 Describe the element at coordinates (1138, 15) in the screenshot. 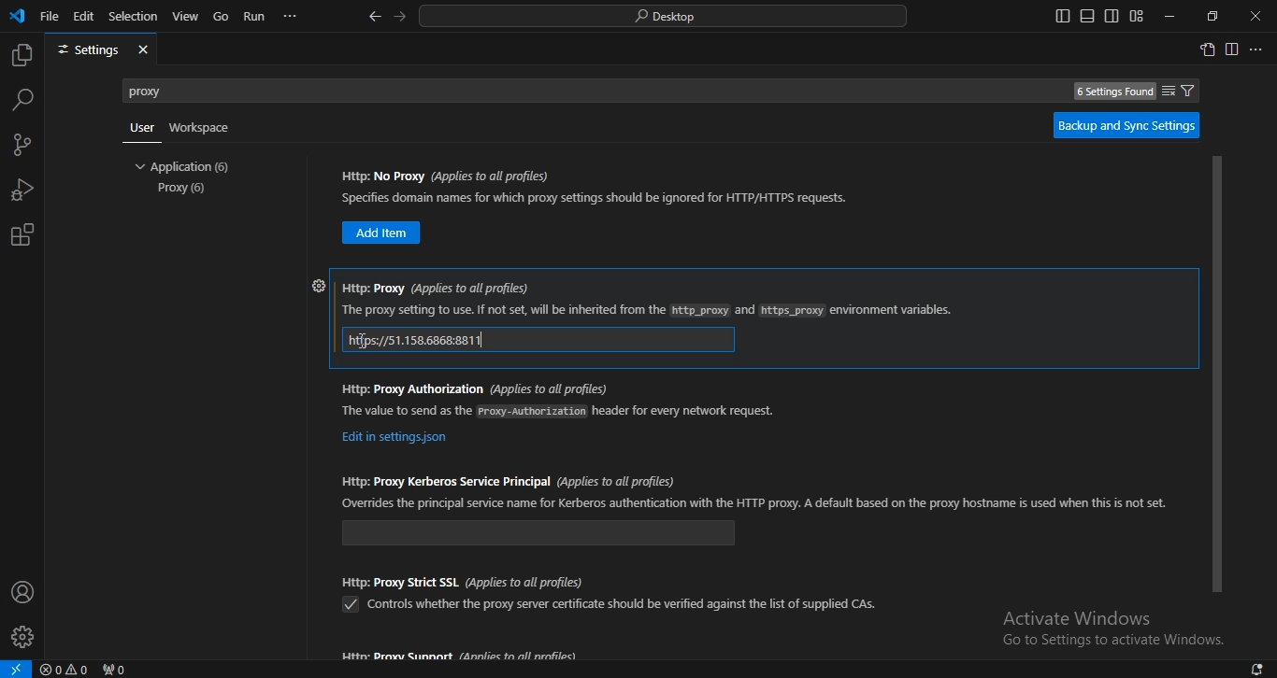

I see `customize layout` at that location.